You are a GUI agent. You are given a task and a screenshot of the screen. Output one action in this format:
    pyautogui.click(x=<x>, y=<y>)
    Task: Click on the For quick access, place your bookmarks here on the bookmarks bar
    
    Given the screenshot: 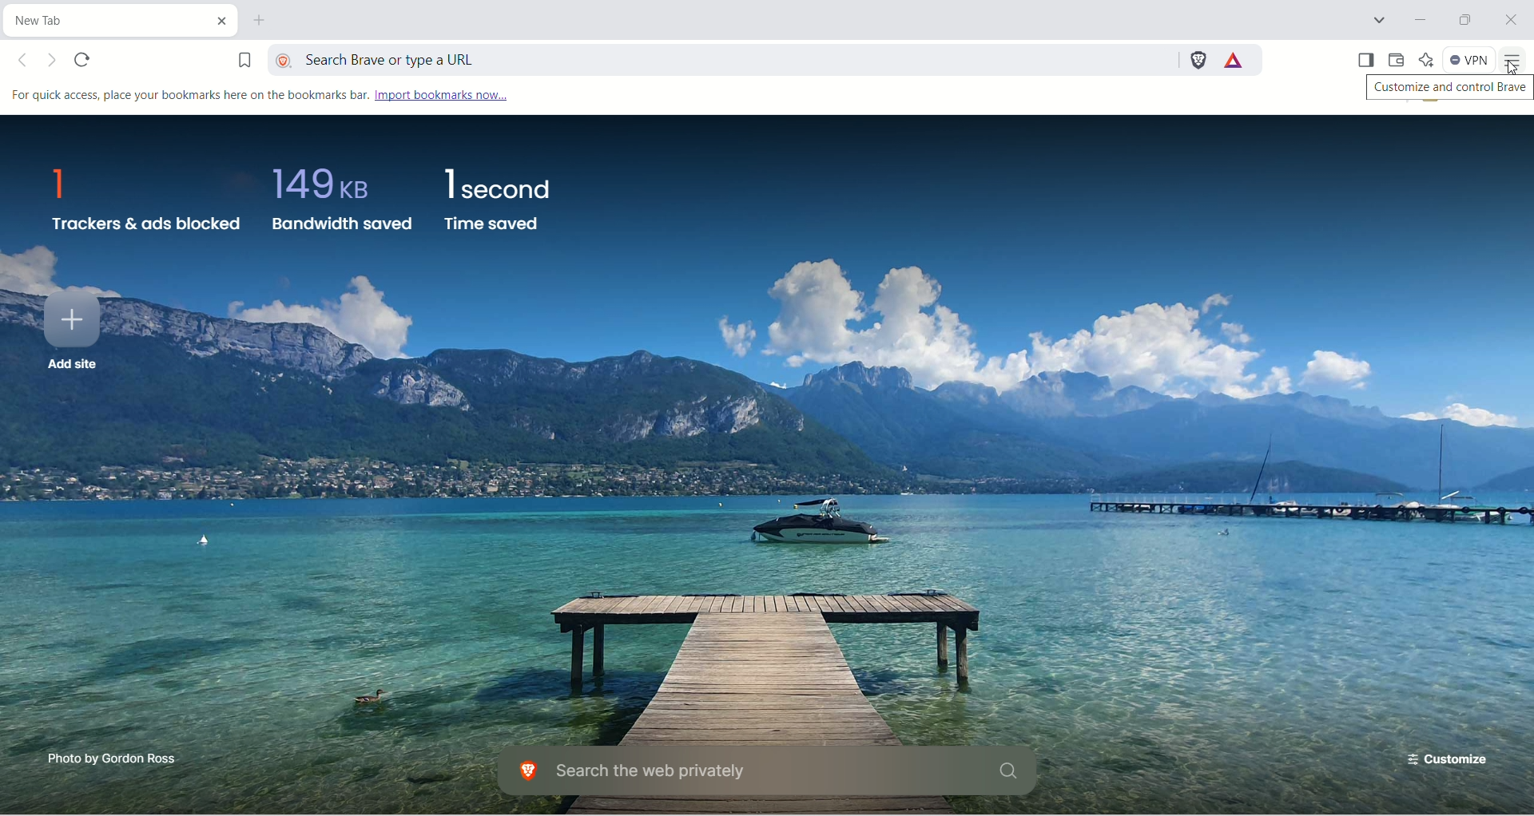 What is the action you would take?
    pyautogui.click(x=185, y=96)
    